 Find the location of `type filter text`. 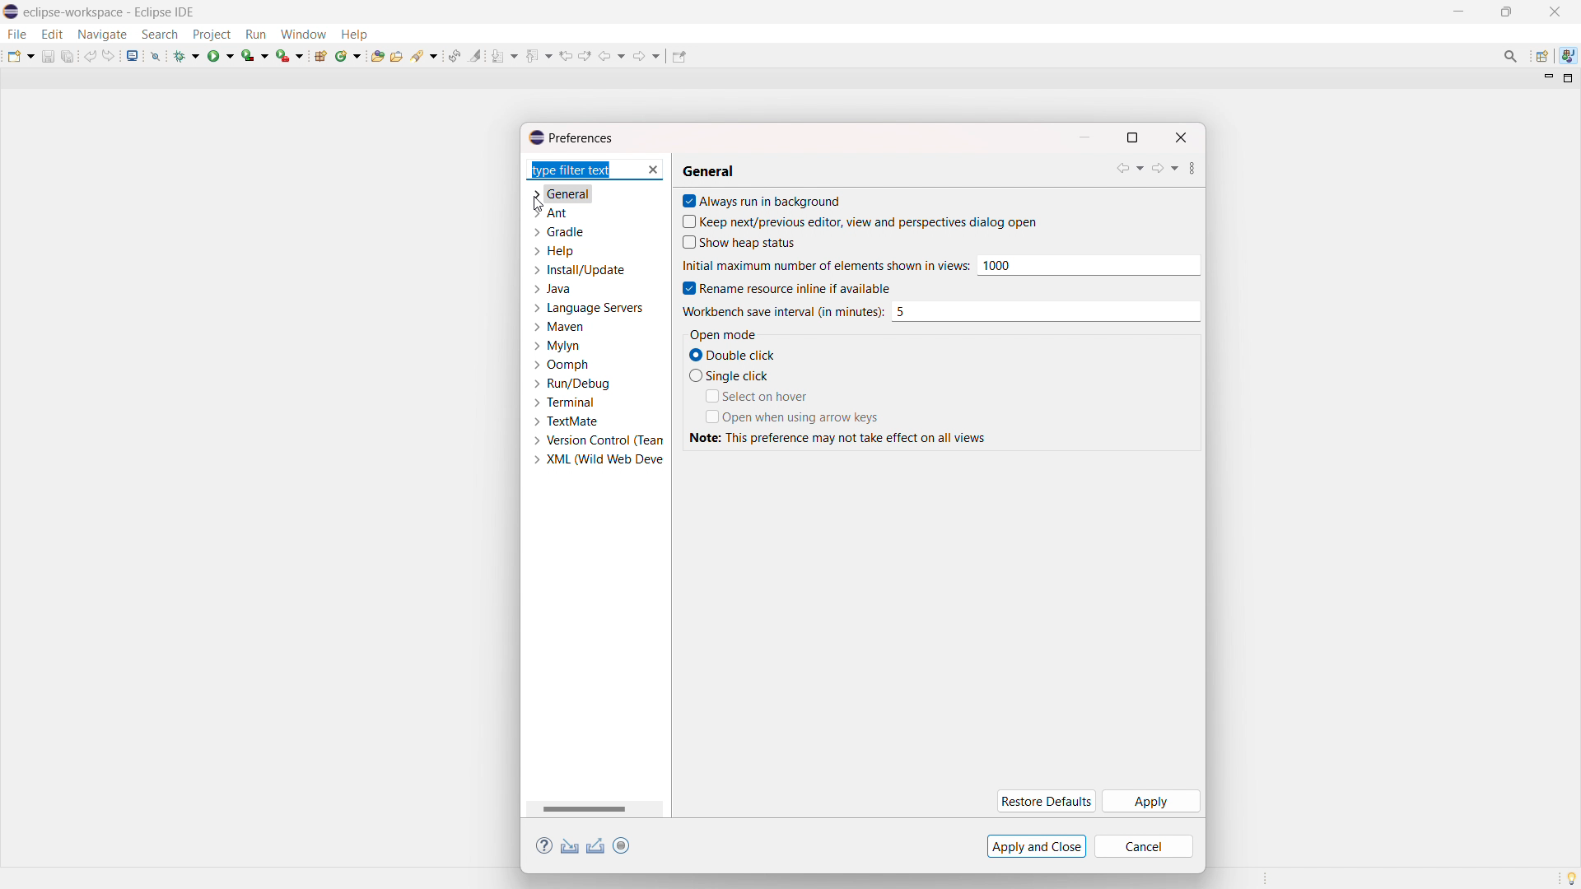

type filter text is located at coordinates (582, 170).